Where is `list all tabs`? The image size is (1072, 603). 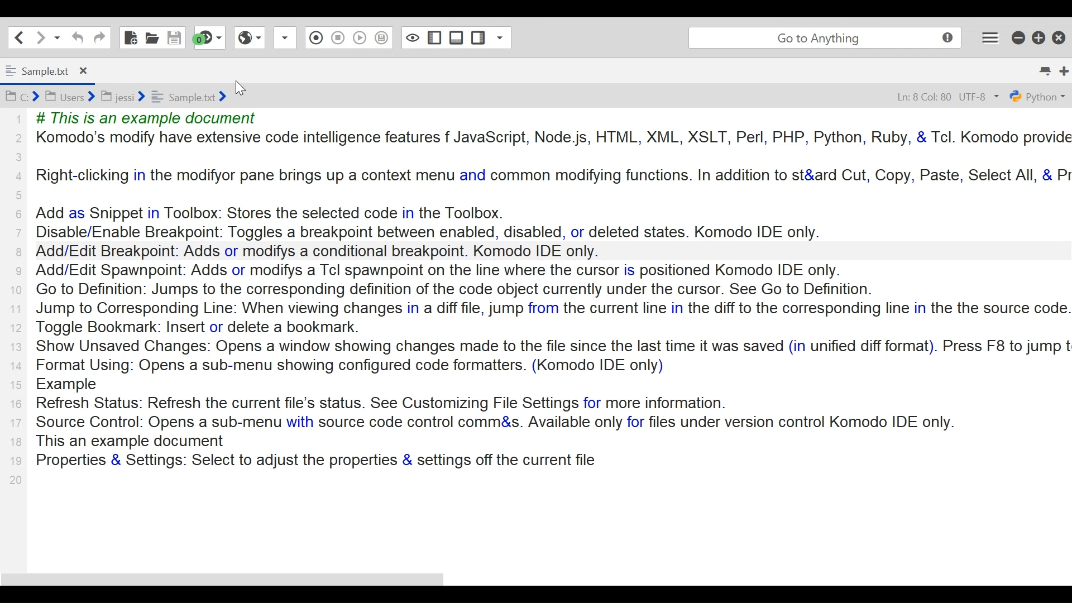 list all tabs is located at coordinates (1046, 69).